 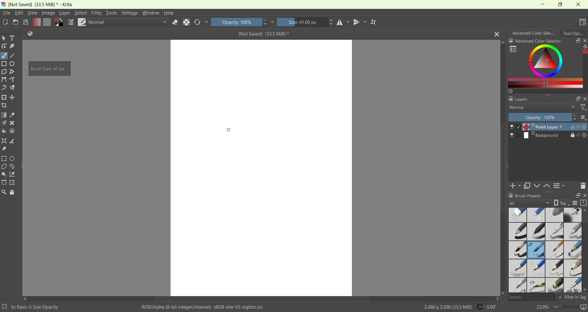 I want to click on [Not Saved] (33.5 MiB) *, so click(x=264, y=34).